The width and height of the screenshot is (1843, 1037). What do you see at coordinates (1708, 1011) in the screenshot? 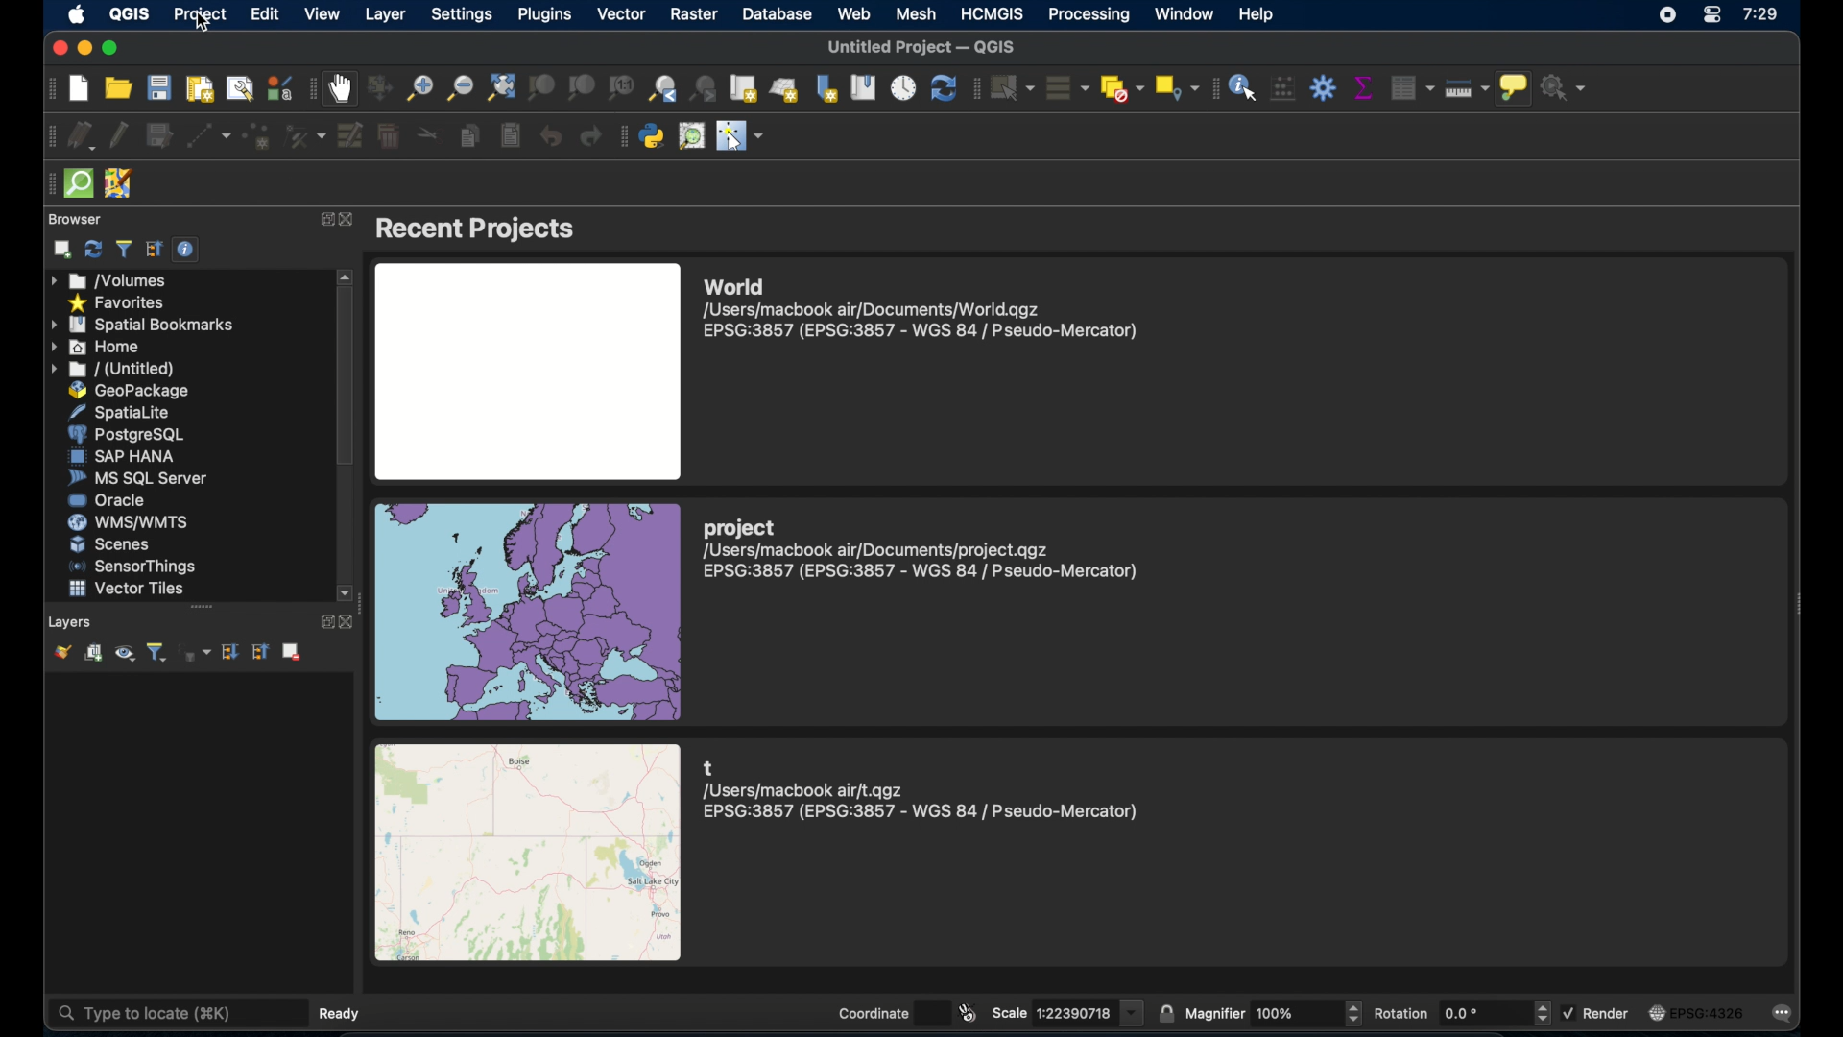
I see `EPSG:4326` at bounding box center [1708, 1011].